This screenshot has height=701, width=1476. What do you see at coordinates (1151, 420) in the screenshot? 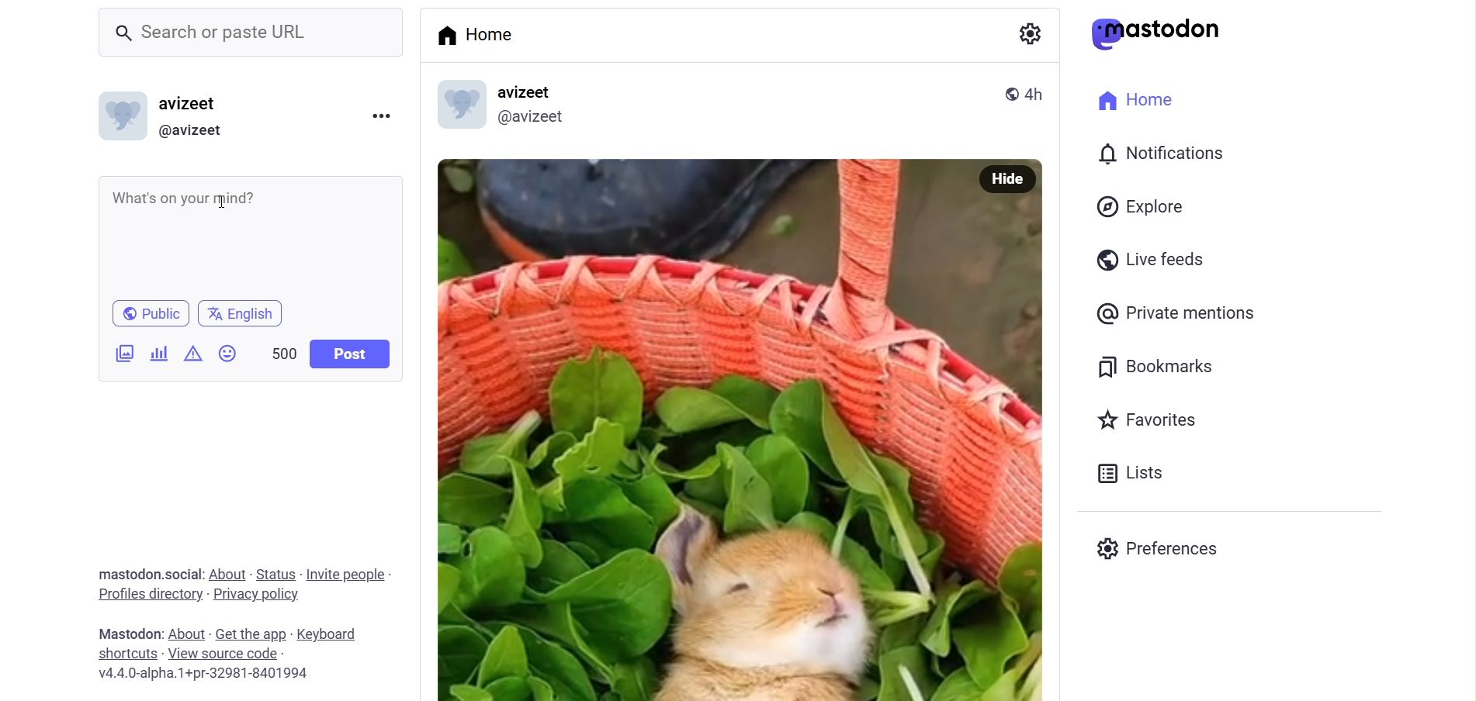
I see `Favorites` at bounding box center [1151, 420].